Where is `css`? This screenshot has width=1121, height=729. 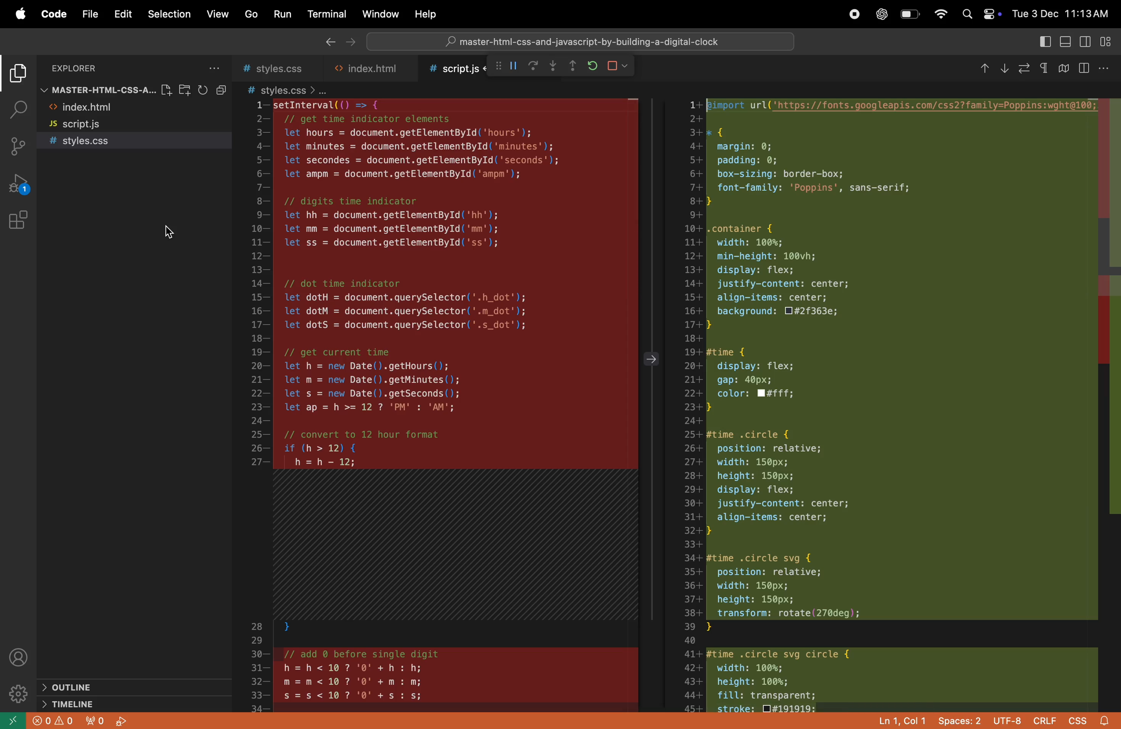
css is located at coordinates (1077, 722).